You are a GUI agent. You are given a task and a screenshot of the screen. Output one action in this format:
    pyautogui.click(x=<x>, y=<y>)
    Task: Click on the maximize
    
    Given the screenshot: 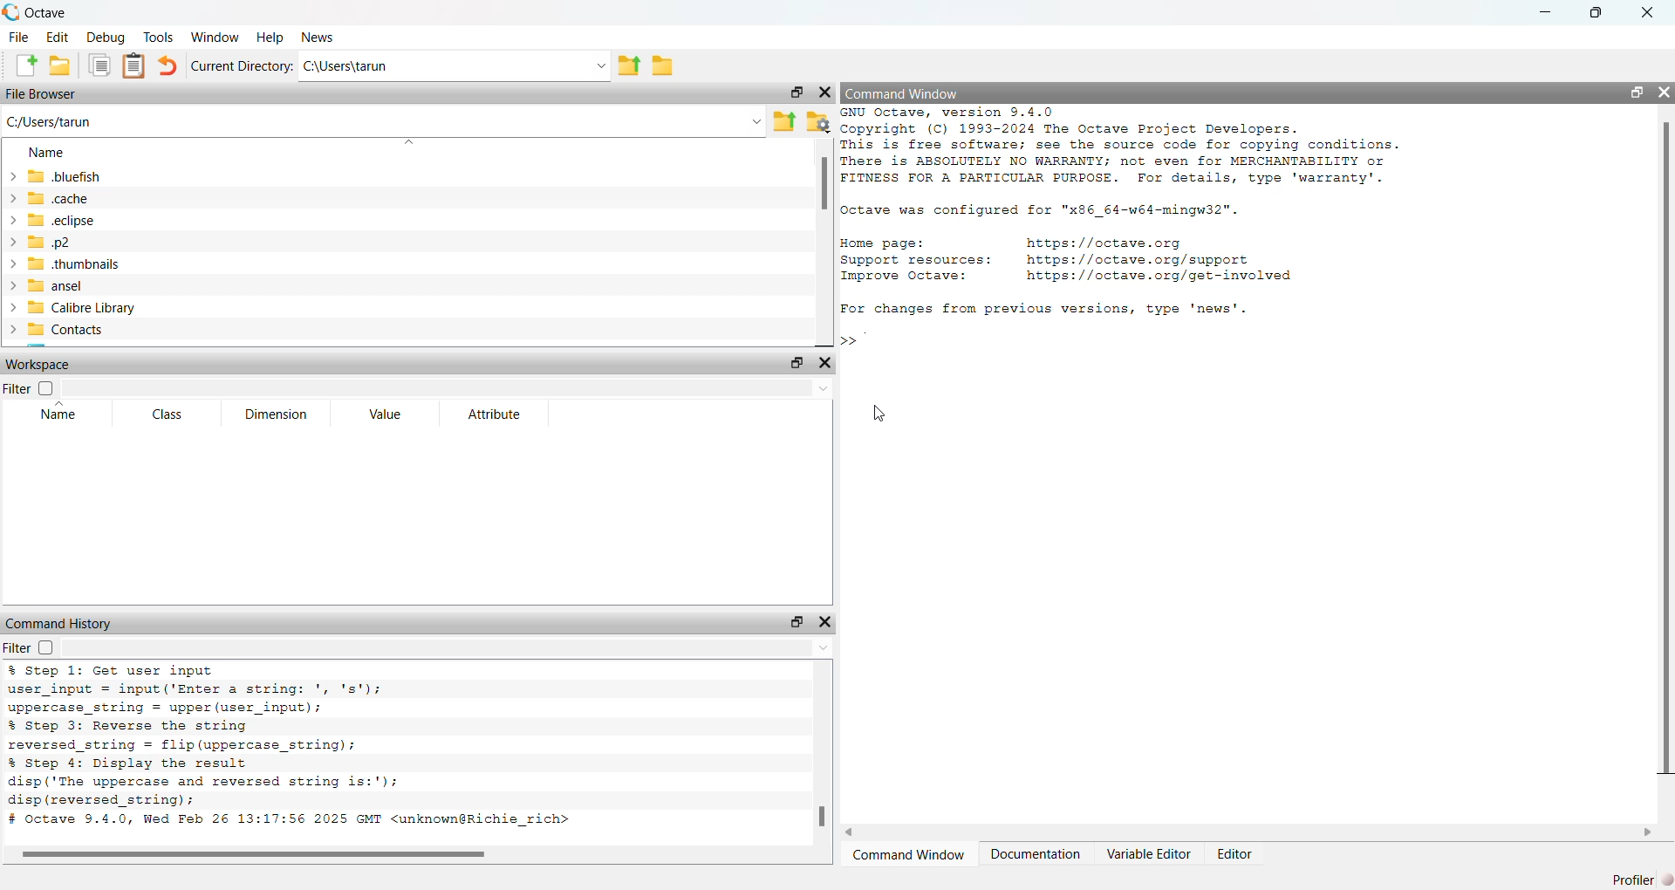 What is the action you would take?
    pyautogui.click(x=1602, y=12)
    